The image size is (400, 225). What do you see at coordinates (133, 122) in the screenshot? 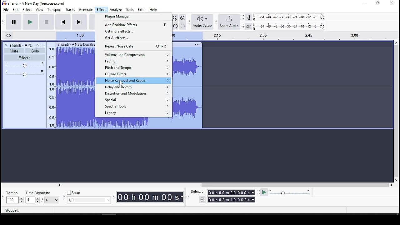
I see `audio track` at bounding box center [133, 122].